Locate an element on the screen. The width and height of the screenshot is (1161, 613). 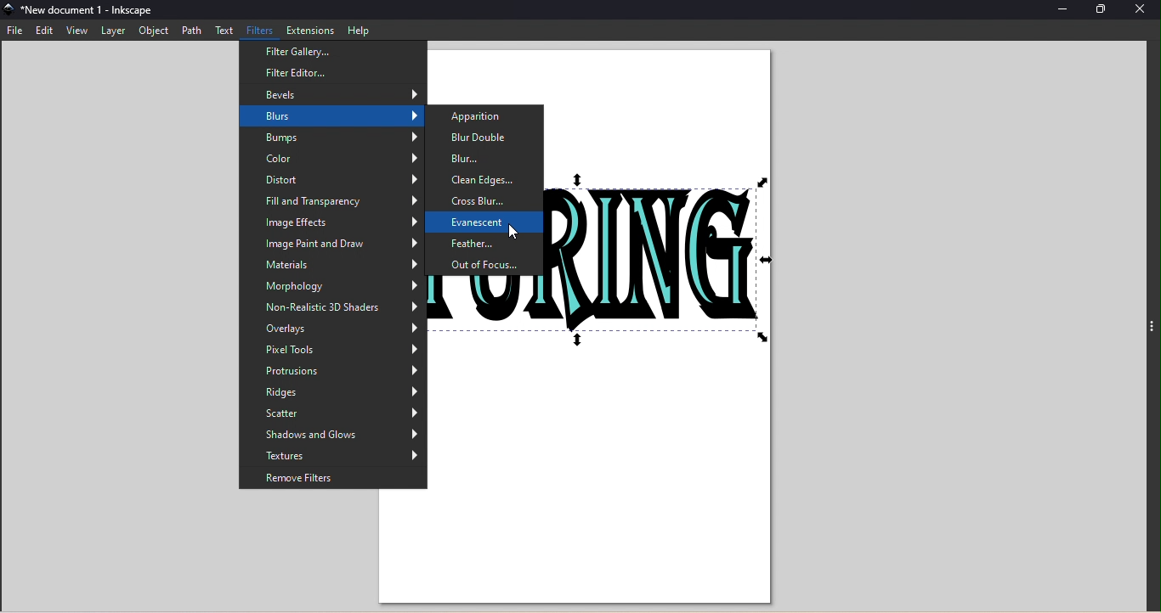
Extensions is located at coordinates (309, 29).